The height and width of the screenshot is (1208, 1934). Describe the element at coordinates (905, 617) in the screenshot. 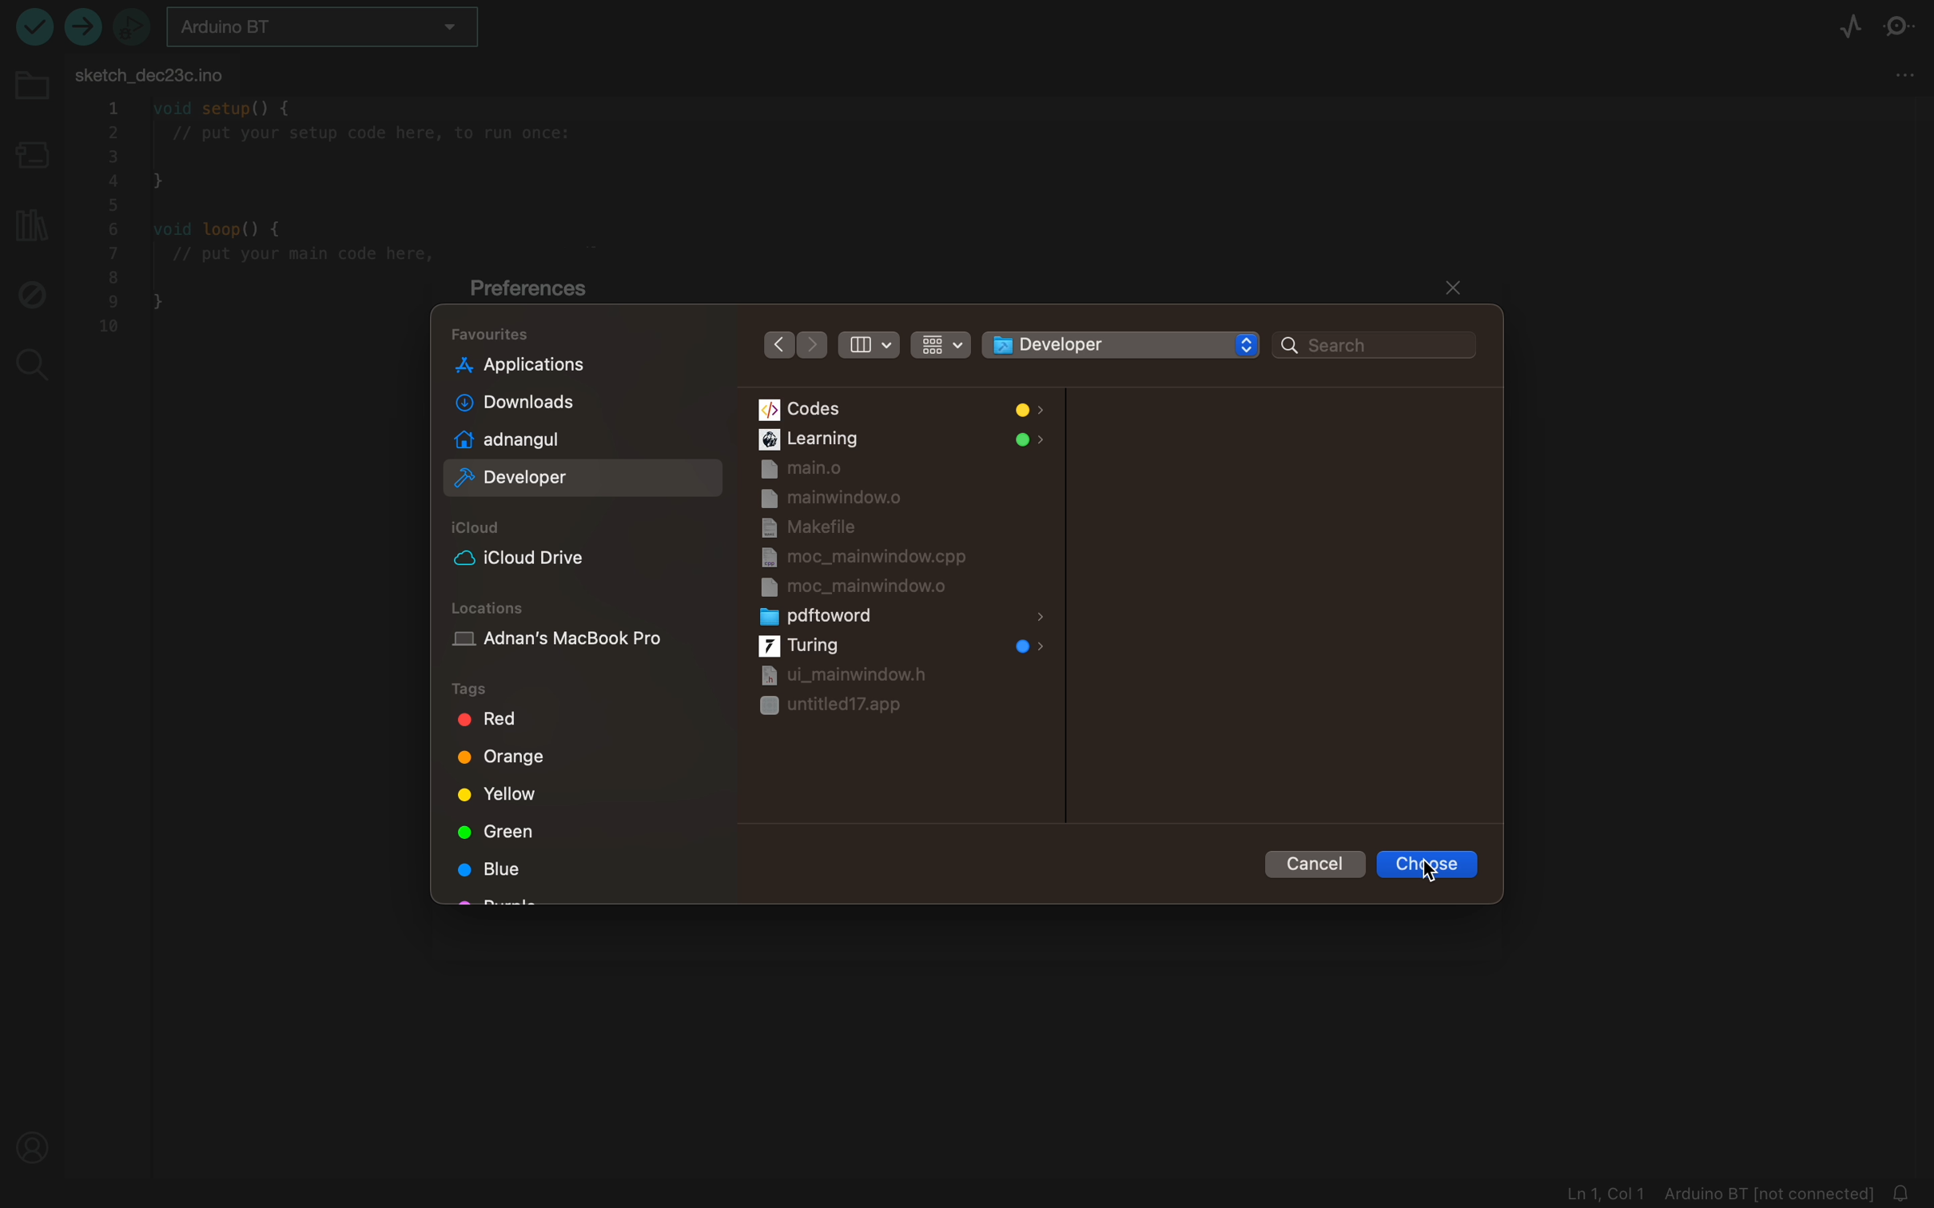

I see `pdftword` at that location.